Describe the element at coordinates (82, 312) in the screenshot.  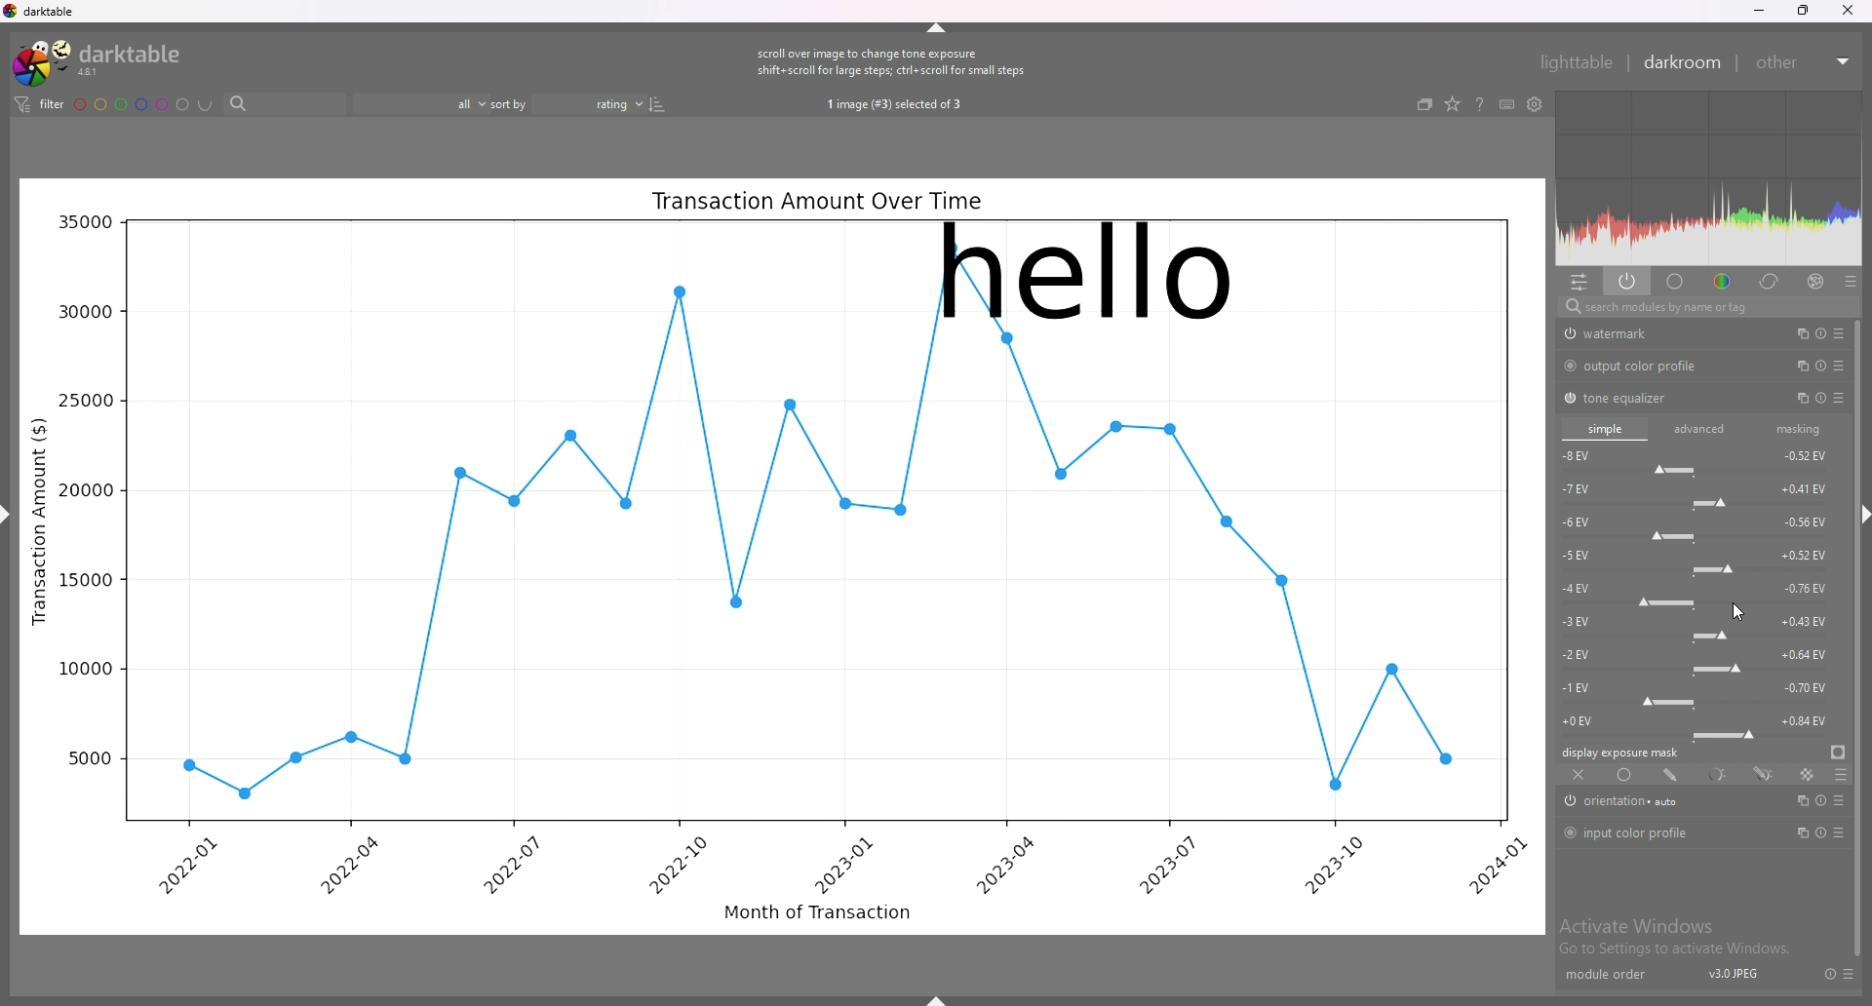
I see `30000` at that location.